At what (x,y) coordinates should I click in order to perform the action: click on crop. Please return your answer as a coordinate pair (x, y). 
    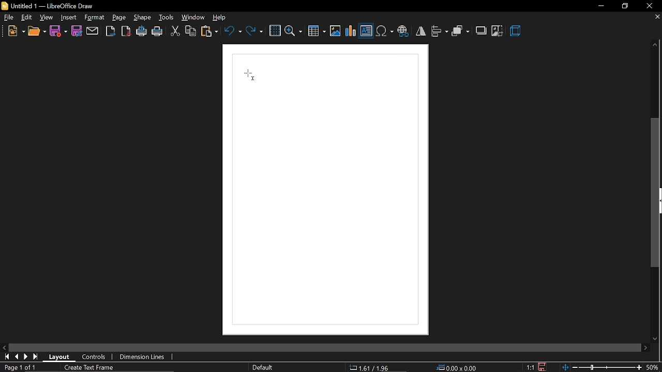
    Looking at the image, I should click on (498, 31).